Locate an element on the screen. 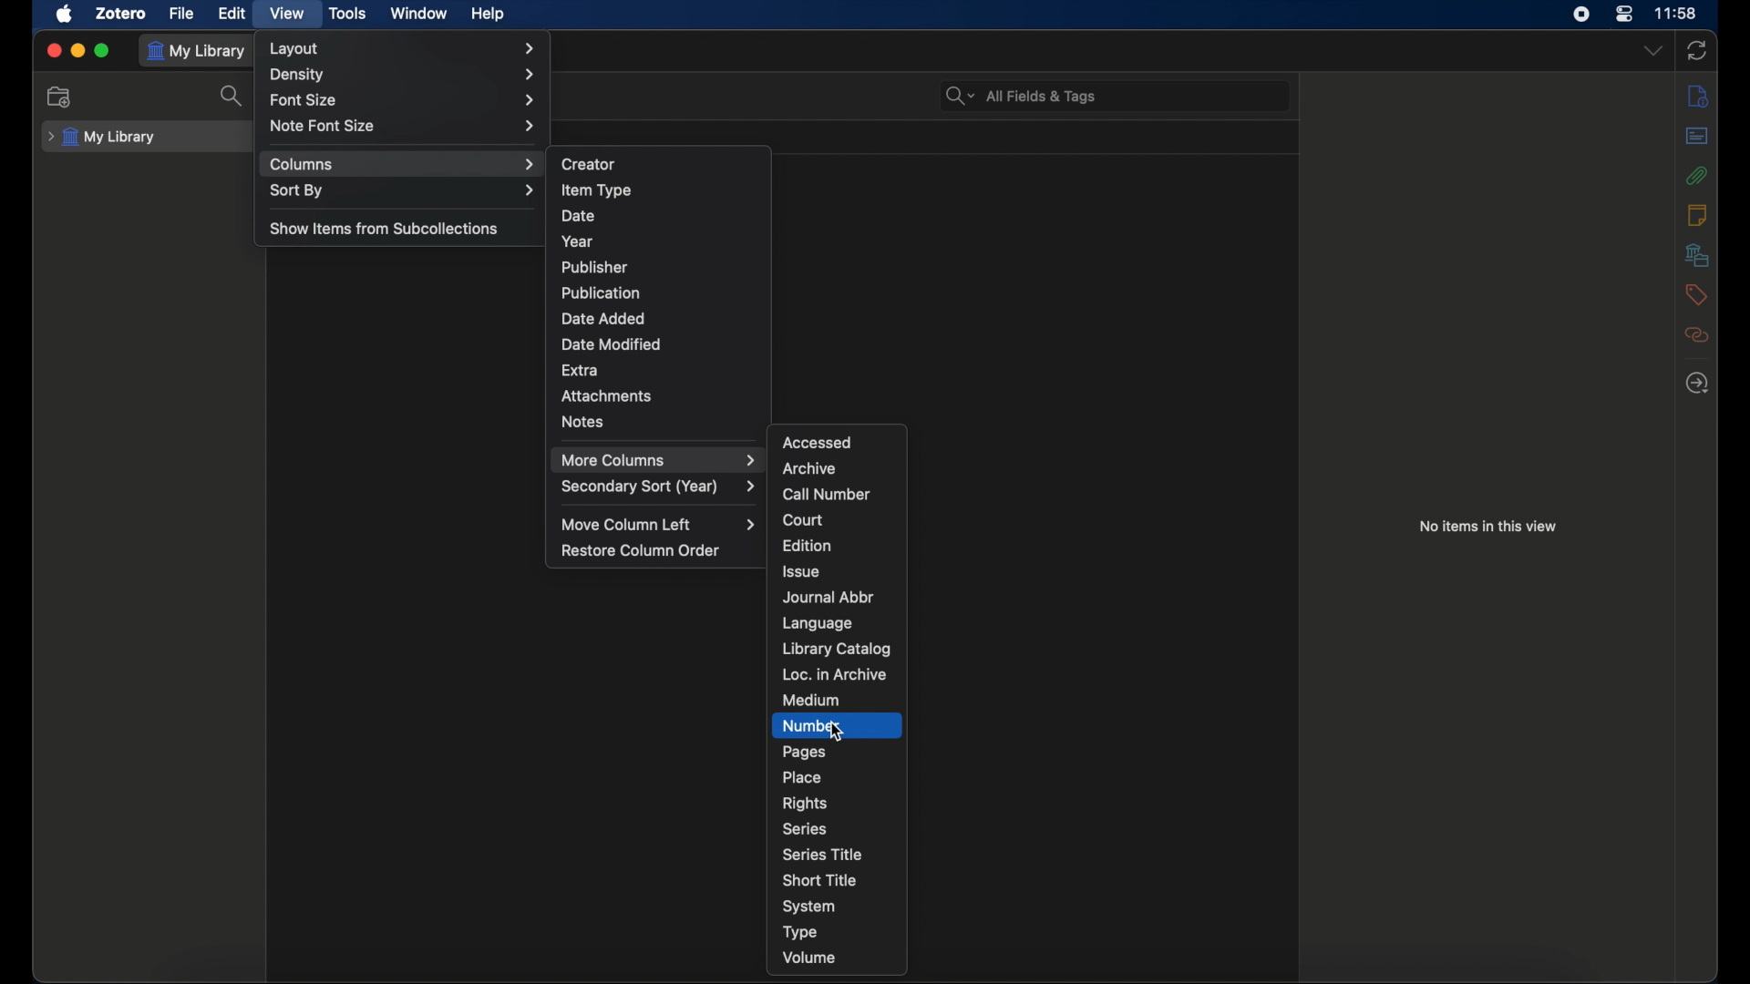  minimize is located at coordinates (77, 50).